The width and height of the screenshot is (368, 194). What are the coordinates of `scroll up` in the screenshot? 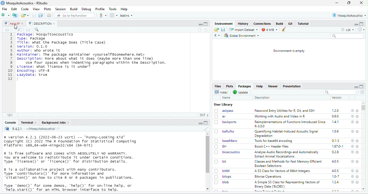 It's located at (207, 134).